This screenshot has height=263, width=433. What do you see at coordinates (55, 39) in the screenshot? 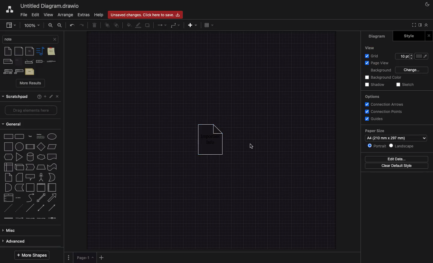
I see `close` at bounding box center [55, 39].